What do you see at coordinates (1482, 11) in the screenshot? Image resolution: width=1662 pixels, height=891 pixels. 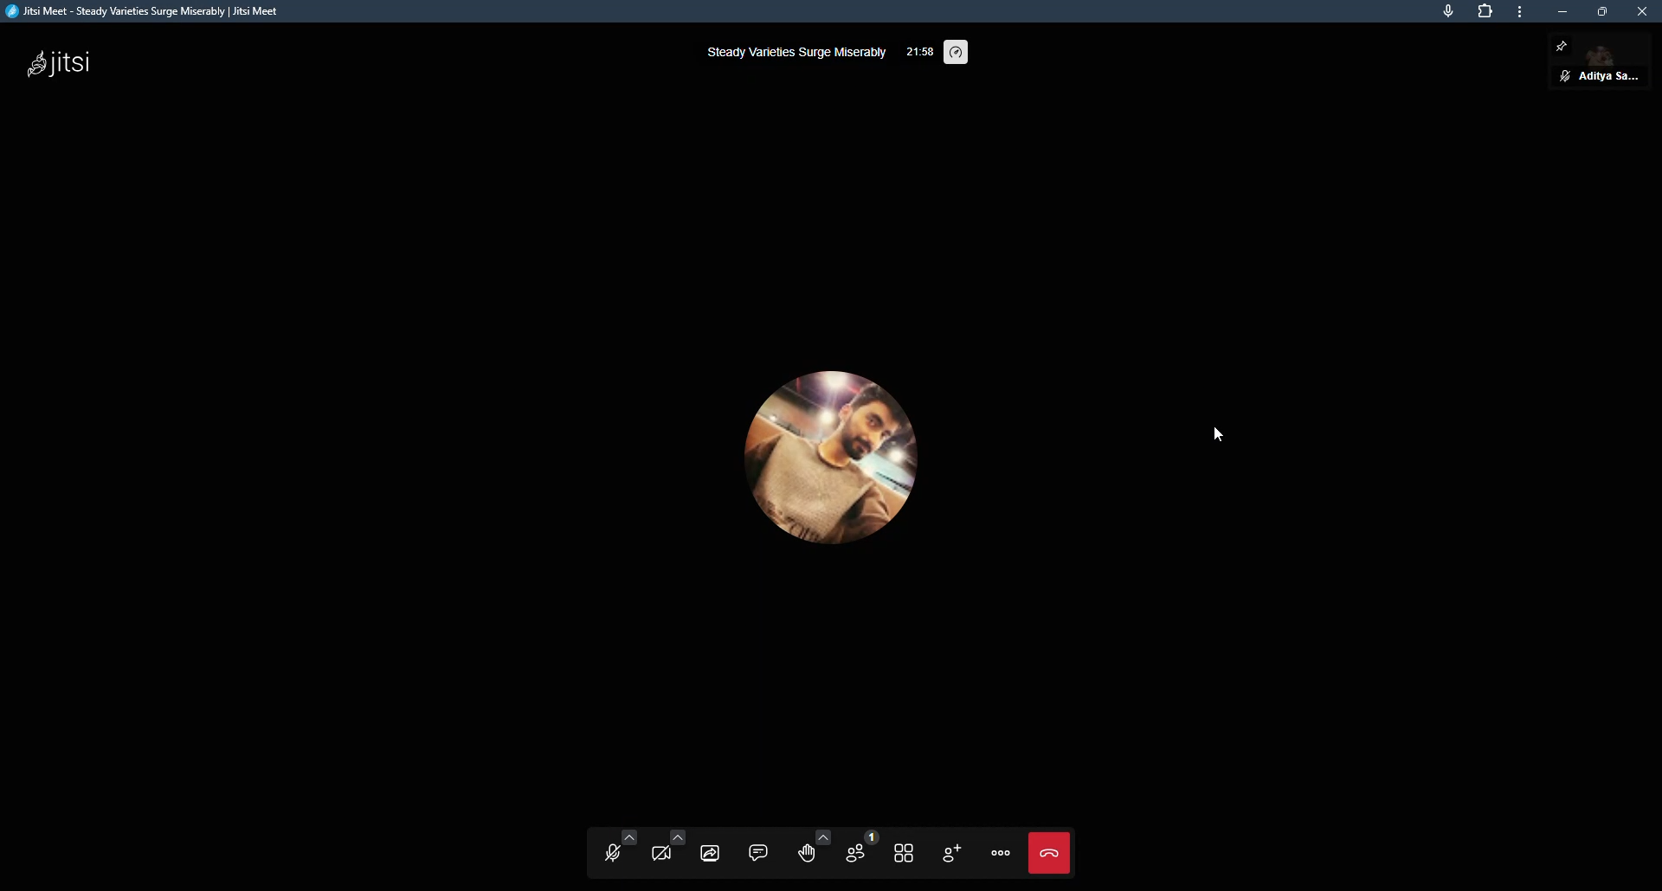 I see `extensions` at bounding box center [1482, 11].